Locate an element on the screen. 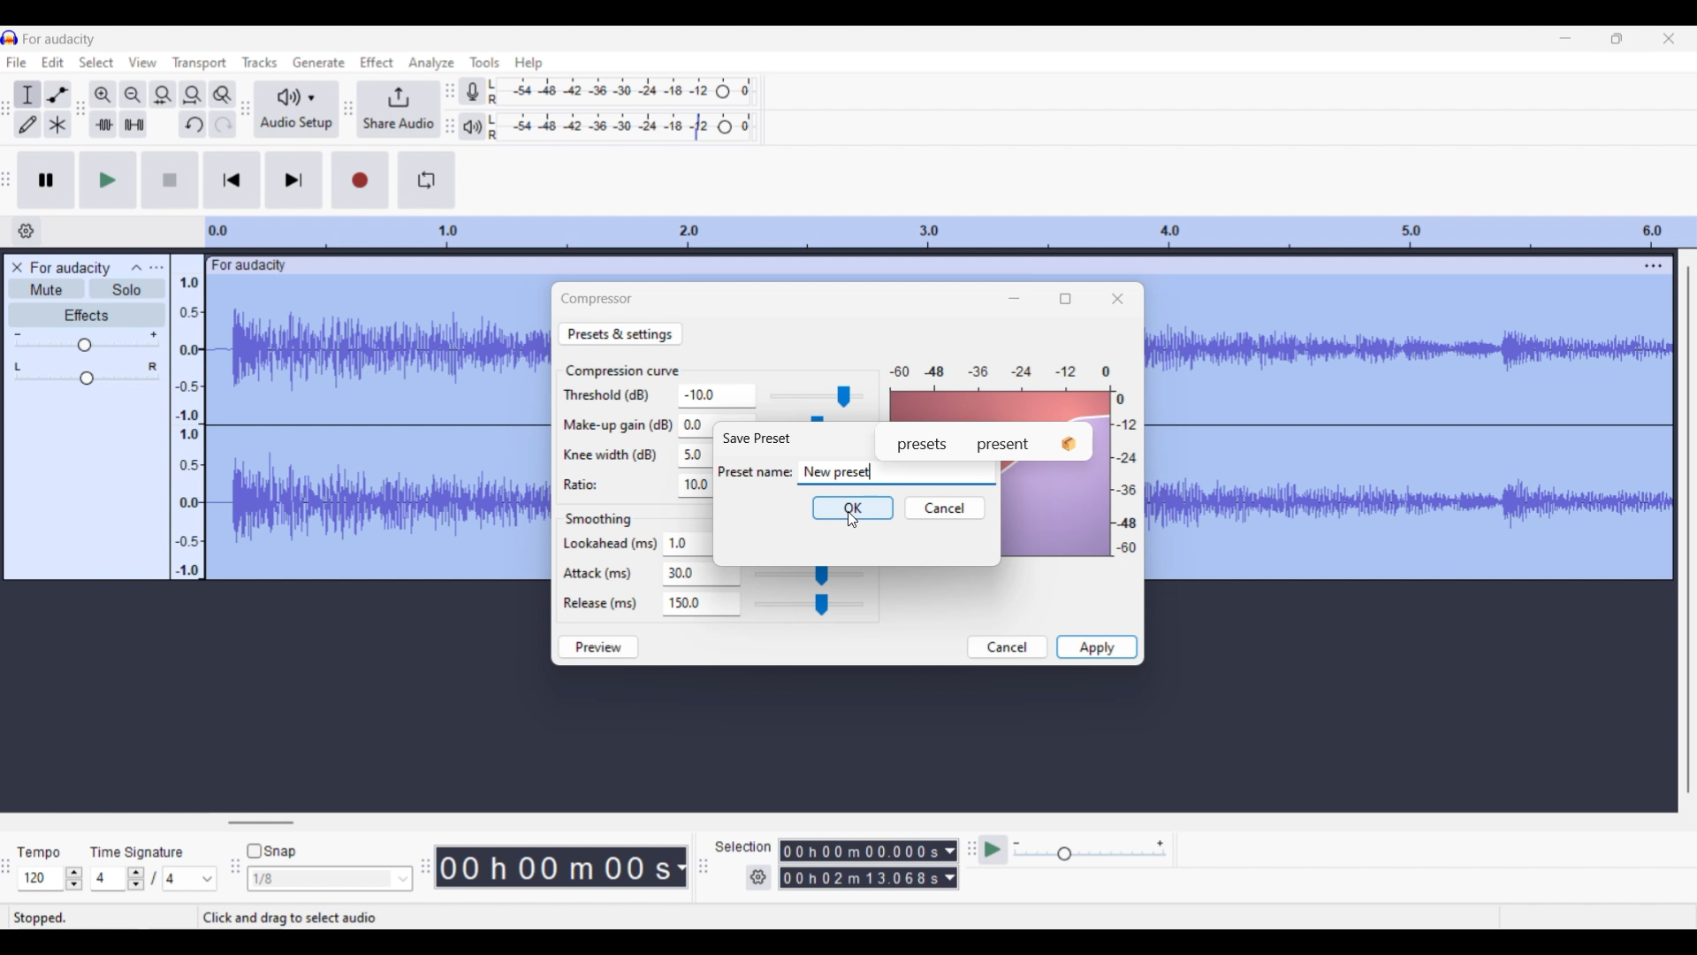  Window name is located at coordinates (757, 439).